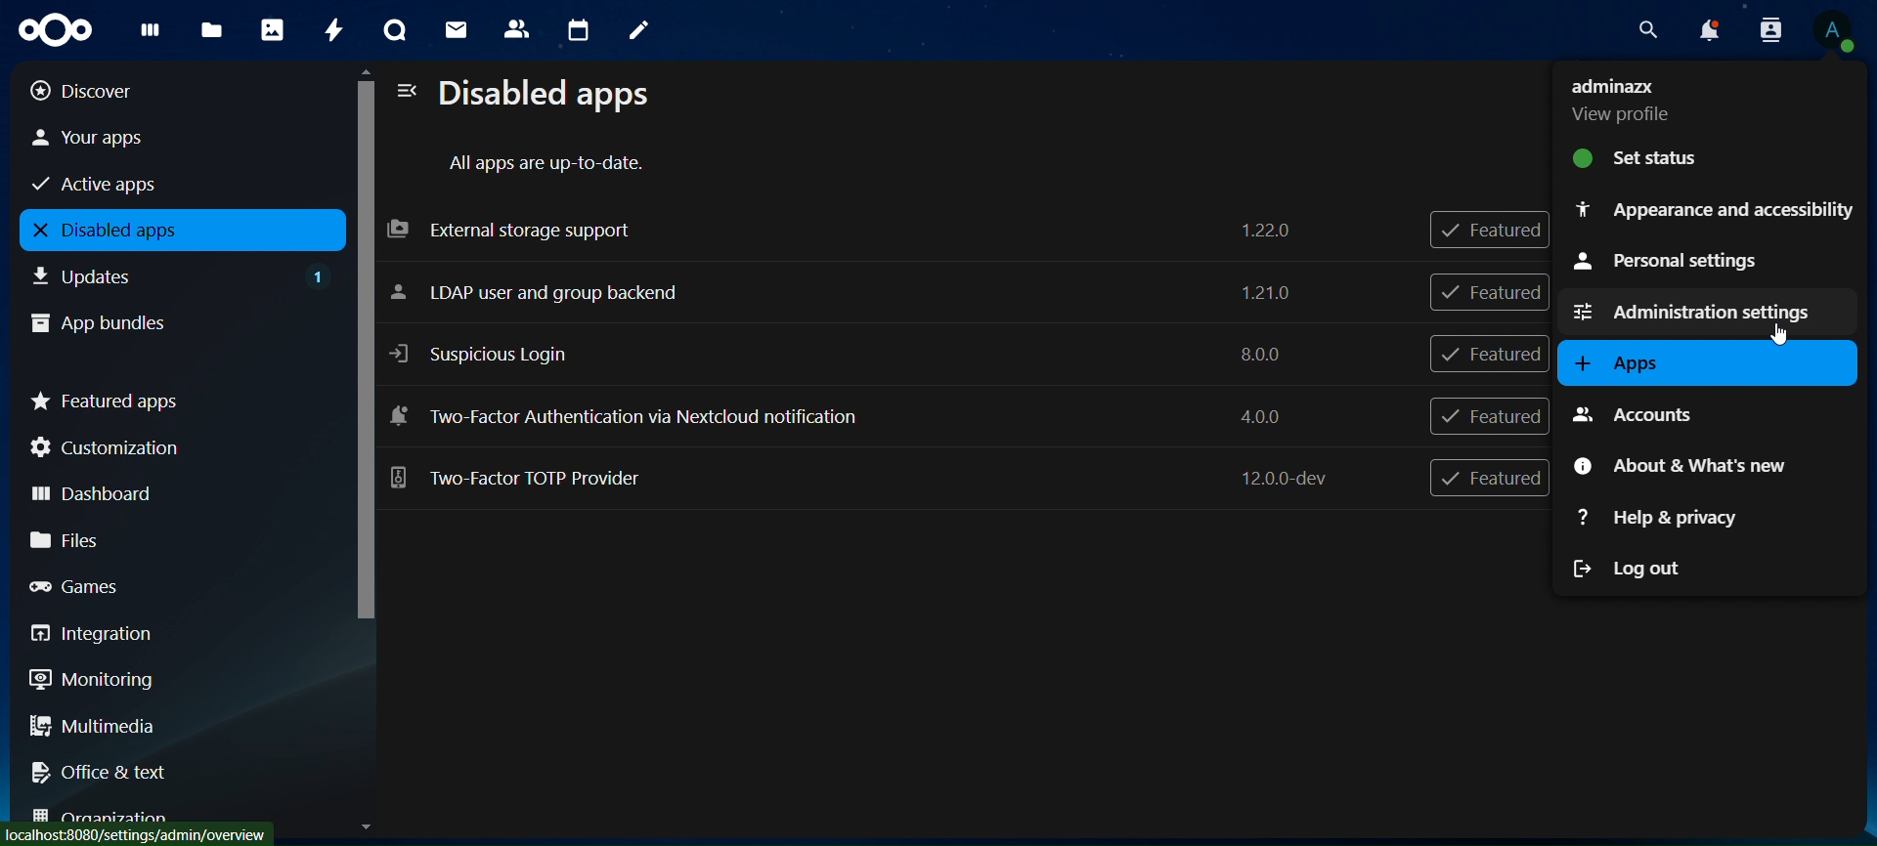 The image size is (1877, 846). I want to click on featured, so click(1497, 231).